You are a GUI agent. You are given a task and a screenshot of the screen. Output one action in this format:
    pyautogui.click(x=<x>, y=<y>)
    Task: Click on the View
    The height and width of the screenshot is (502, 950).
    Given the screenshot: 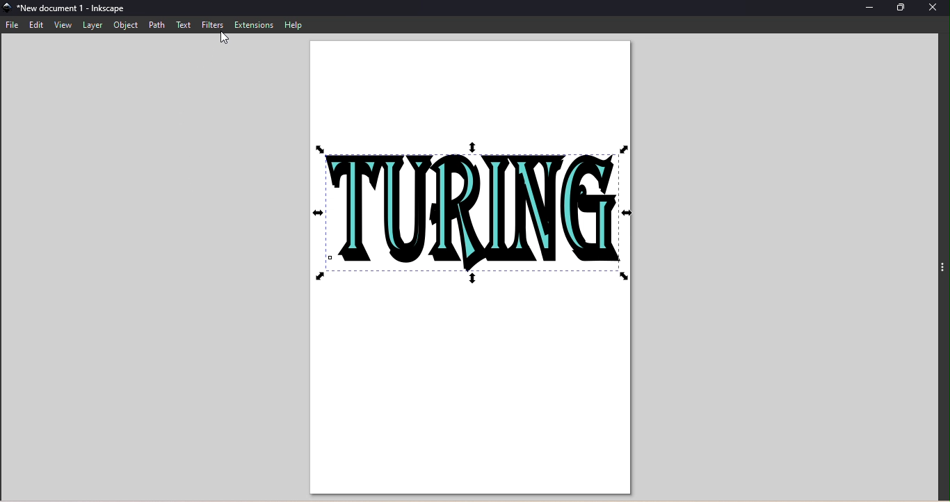 What is the action you would take?
    pyautogui.click(x=63, y=25)
    